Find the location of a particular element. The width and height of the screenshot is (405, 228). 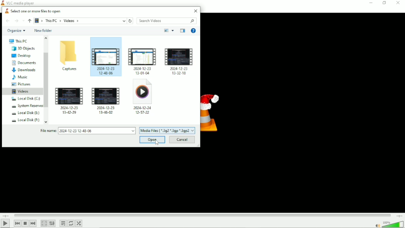

Back is located at coordinates (8, 21).